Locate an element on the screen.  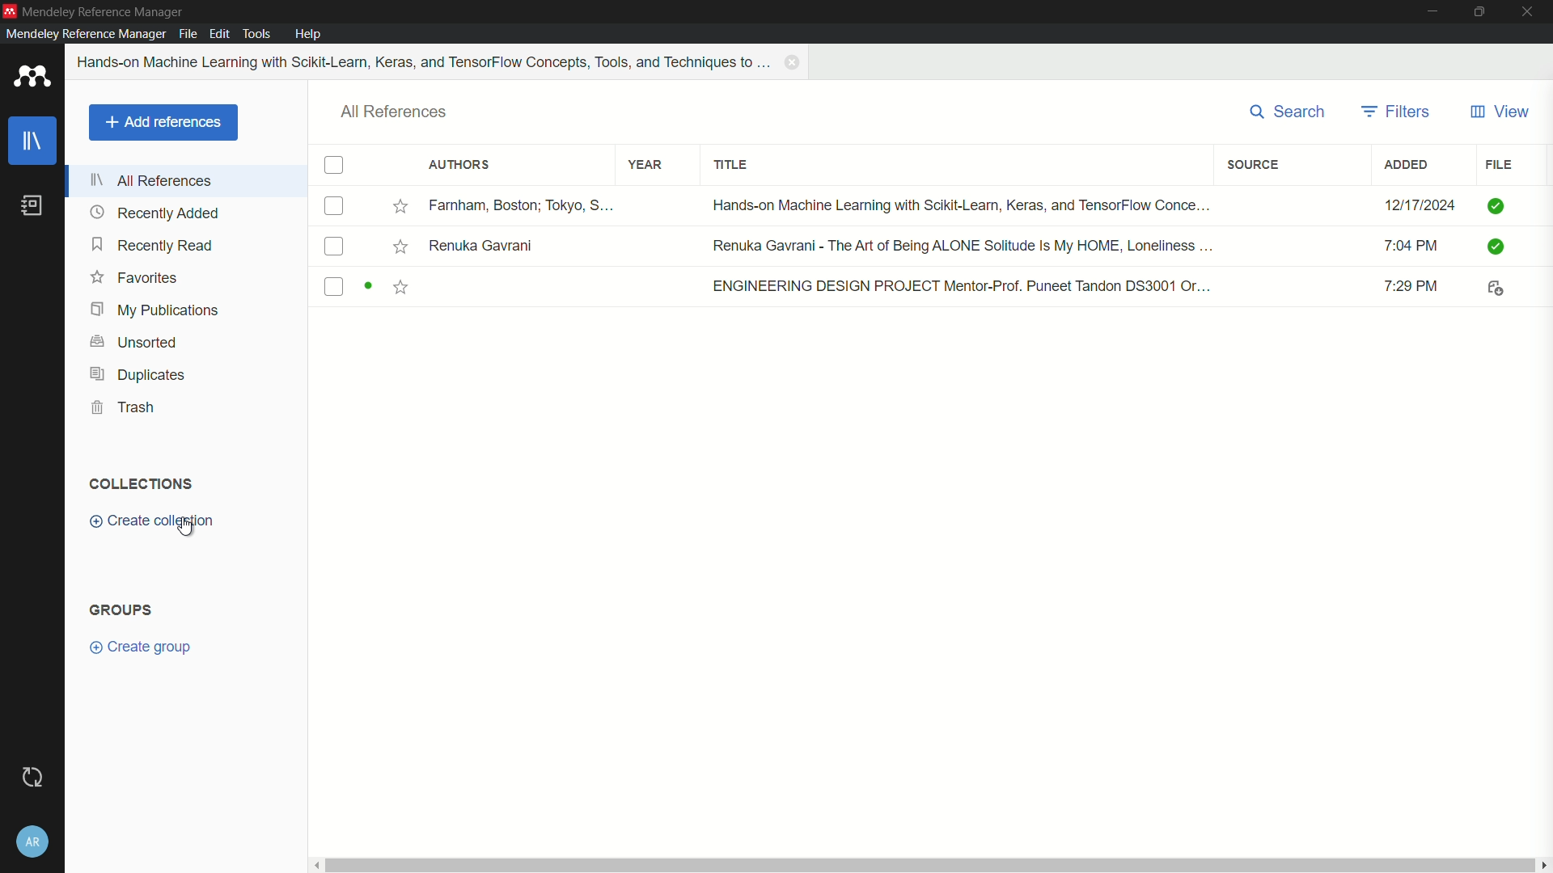
all references is located at coordinates (151, 180).